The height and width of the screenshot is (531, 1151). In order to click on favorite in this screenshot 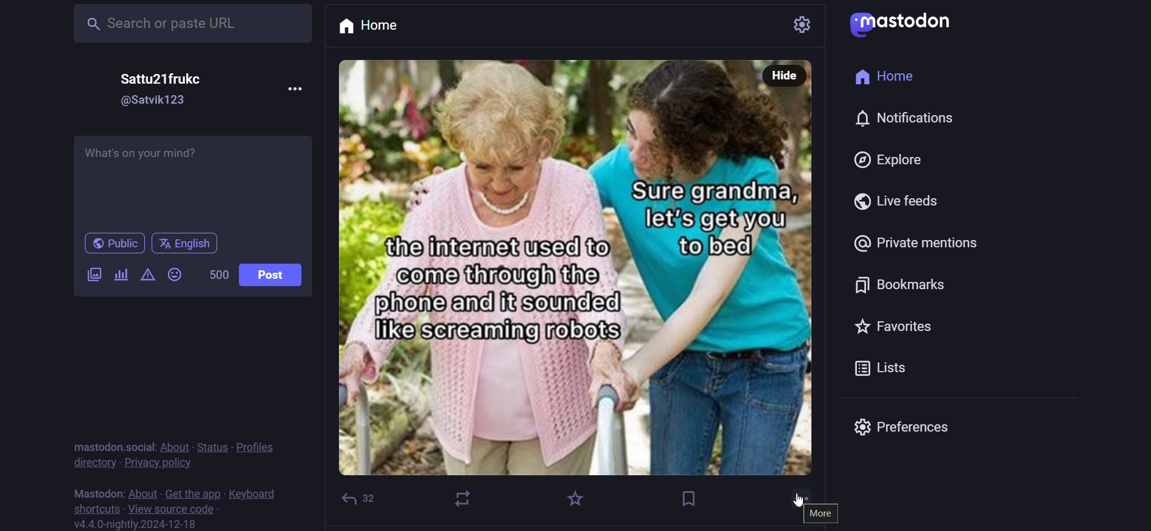, I will do `click(907, 324)`.